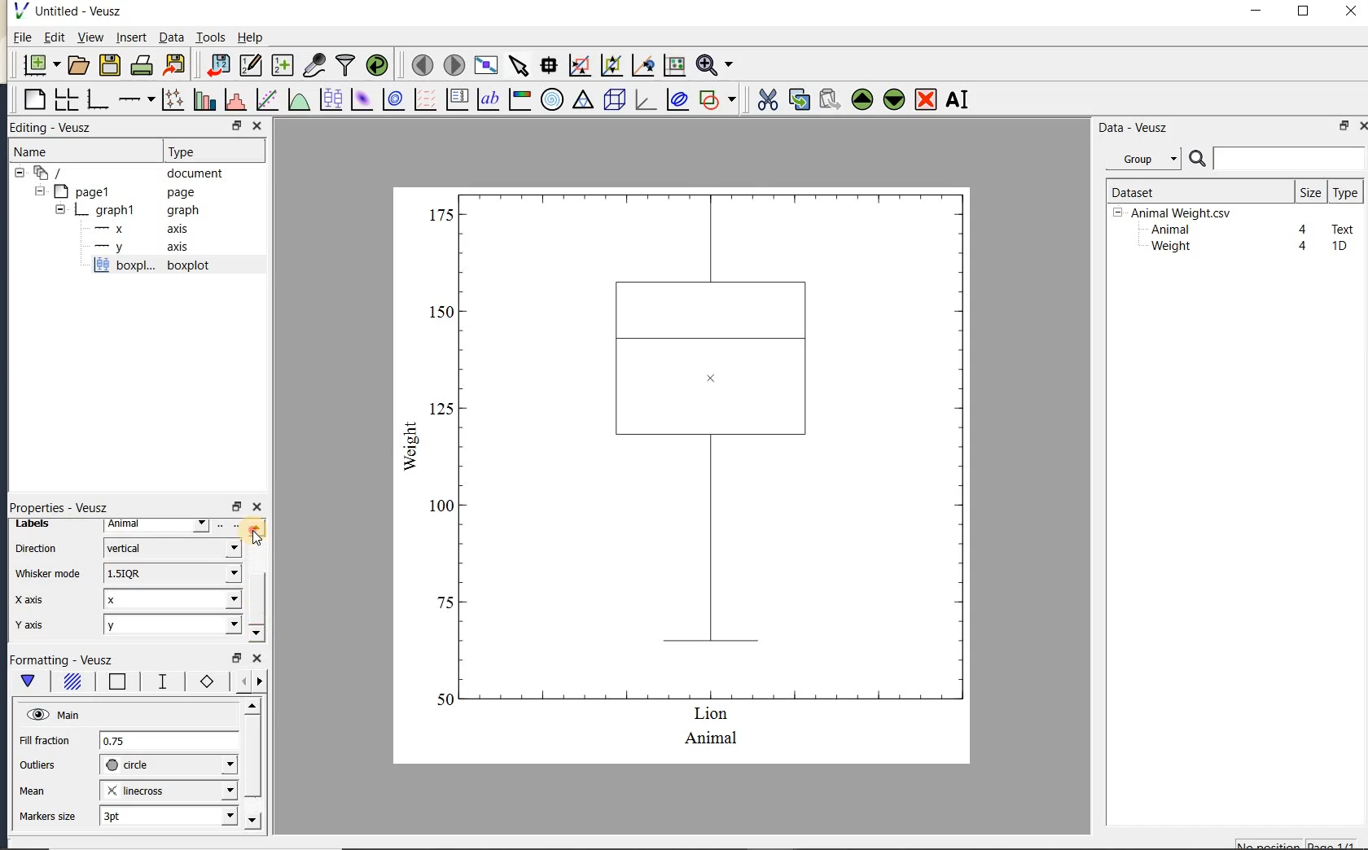 The image size is (1368, 850). What do you see at coordinates (70, 682) in the screenshot?
I see `box fill` at bounding box center [70, 682].